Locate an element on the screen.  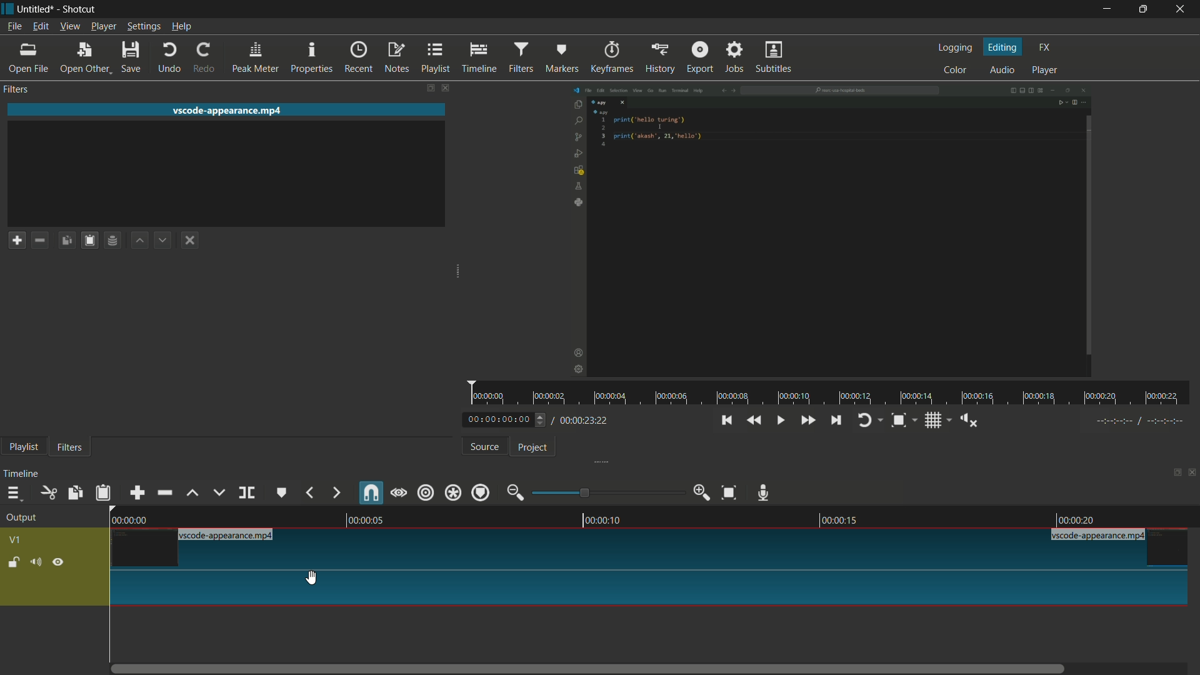
import file name is located at coordinates (230, 110).